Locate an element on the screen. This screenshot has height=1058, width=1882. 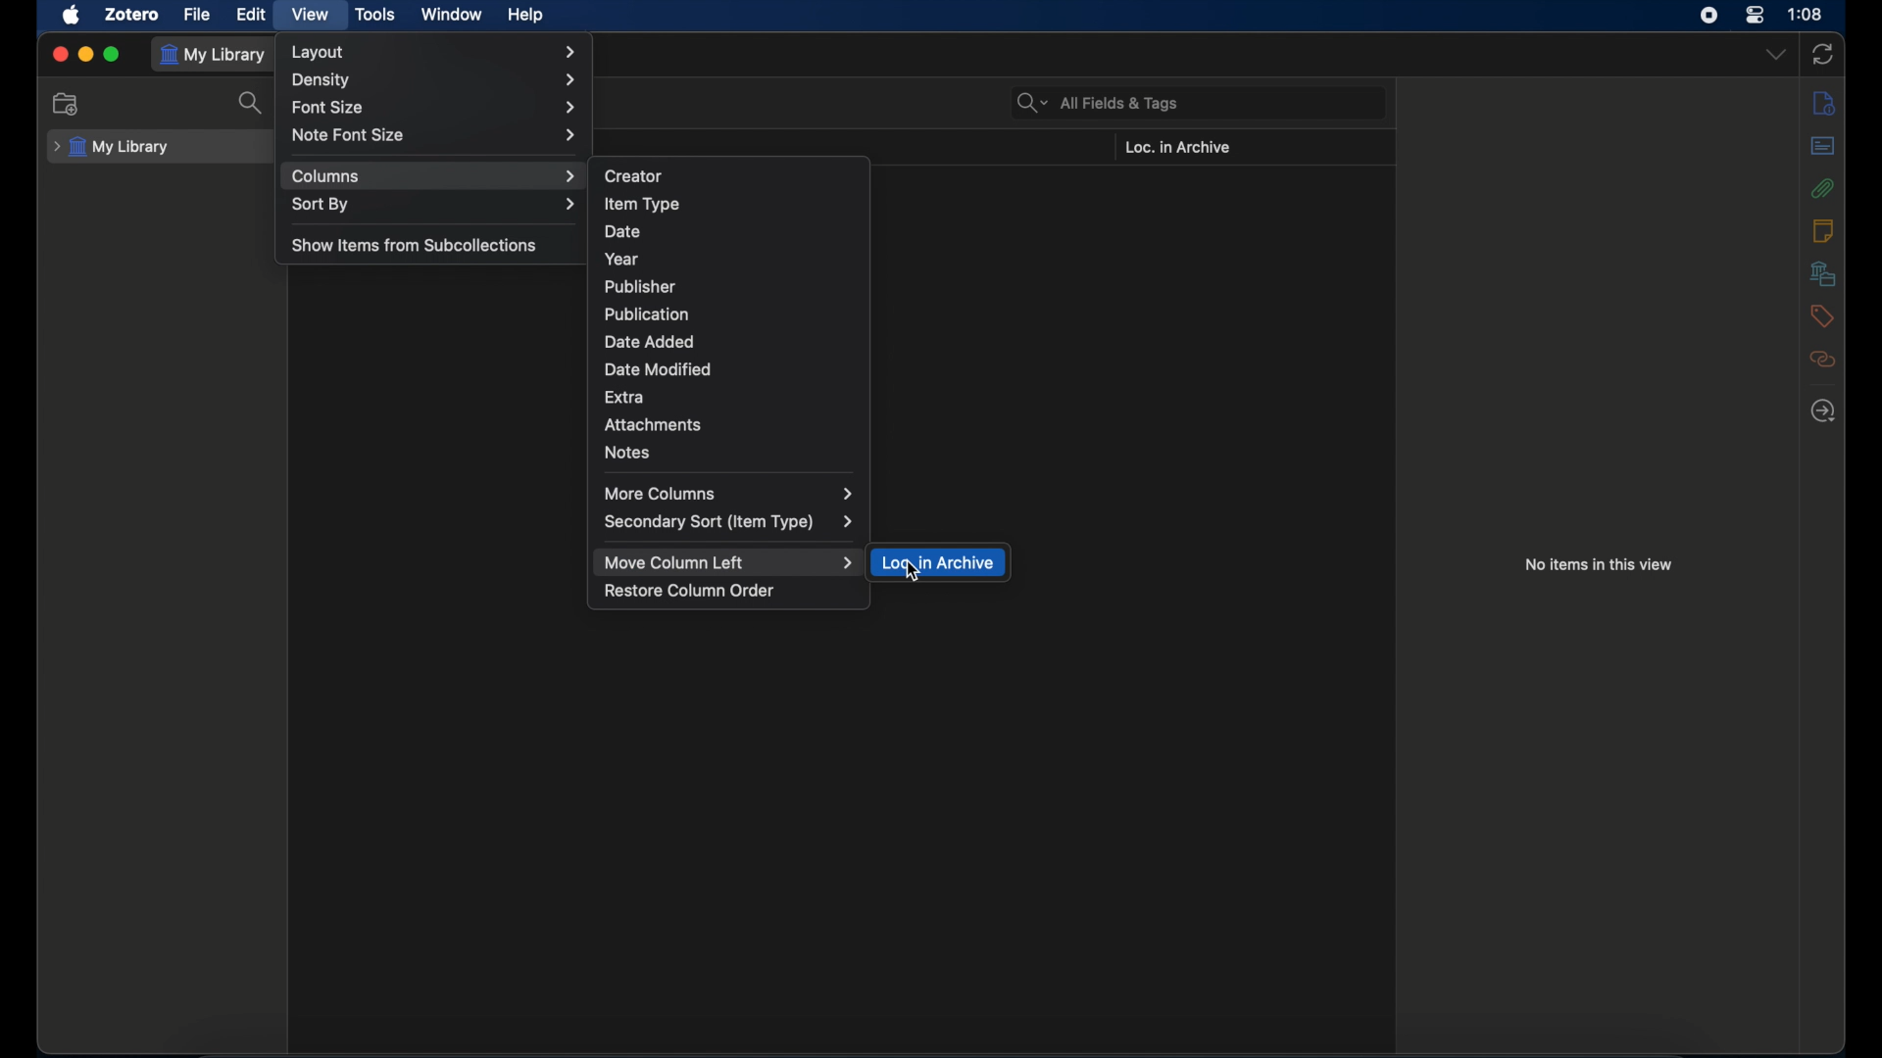
date modified is located at coordinates (659, 369).